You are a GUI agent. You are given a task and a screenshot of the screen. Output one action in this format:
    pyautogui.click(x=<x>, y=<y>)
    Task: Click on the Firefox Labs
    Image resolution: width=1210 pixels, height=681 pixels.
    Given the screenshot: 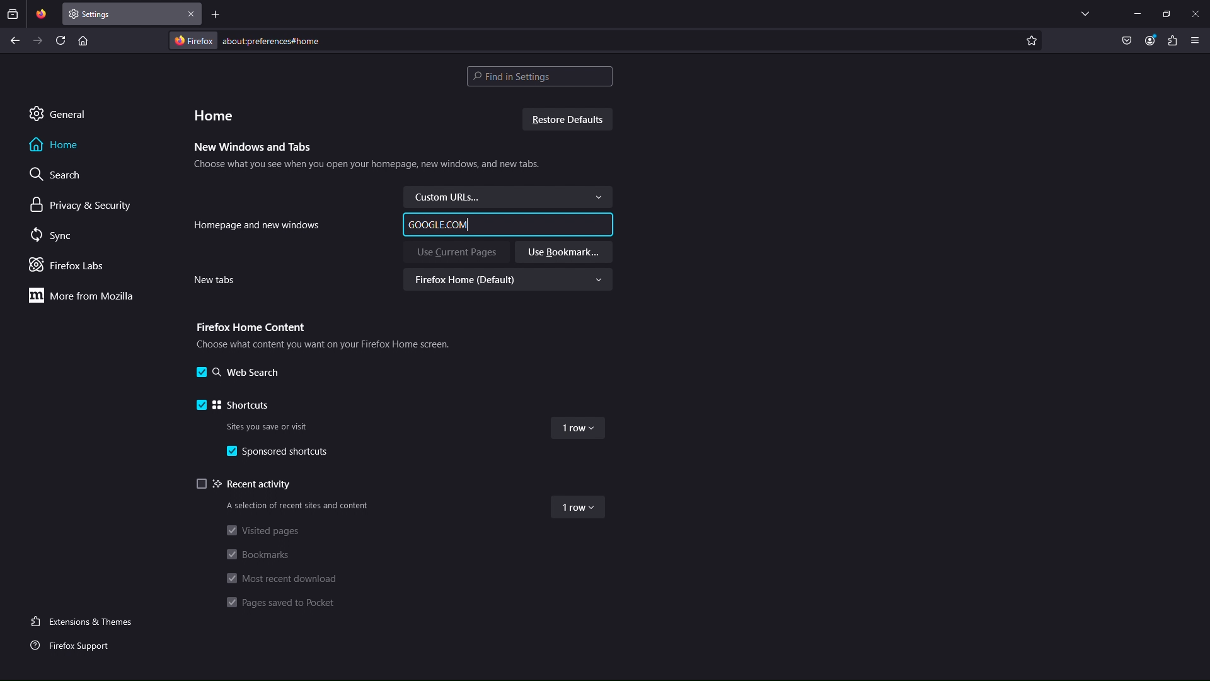 What is the action you would take?
    pyautogui.click(x=71, y=266)
    